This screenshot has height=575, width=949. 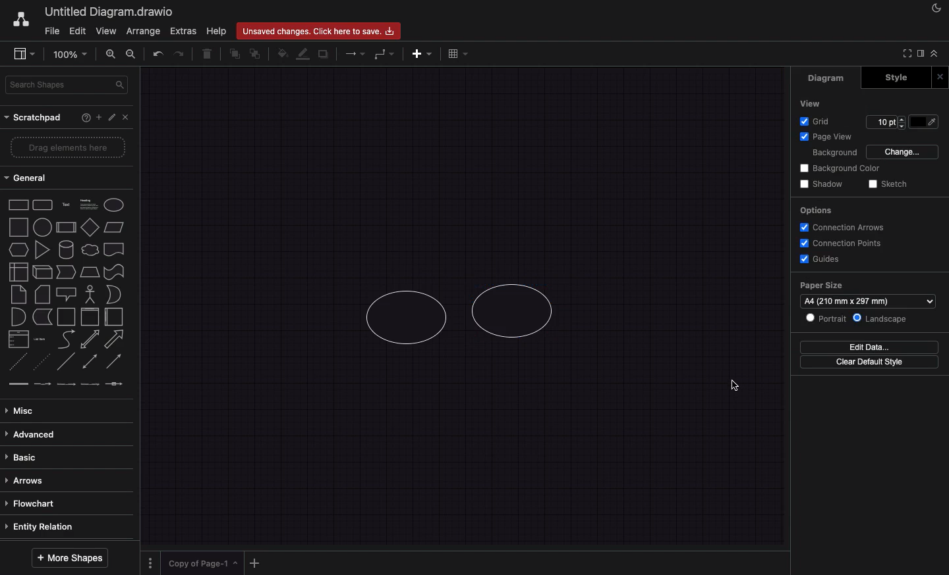 I want to click on draw.io logo, so click(x=20, y=19).